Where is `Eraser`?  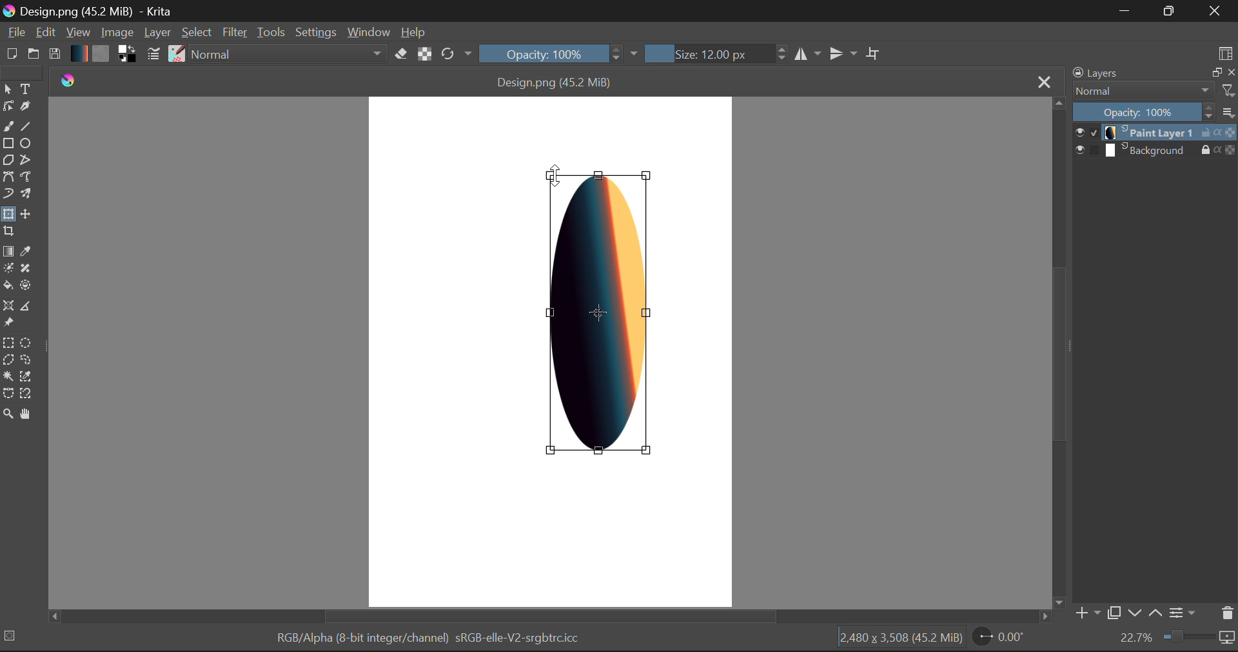
Eraser is located at coordinates (402, 53).